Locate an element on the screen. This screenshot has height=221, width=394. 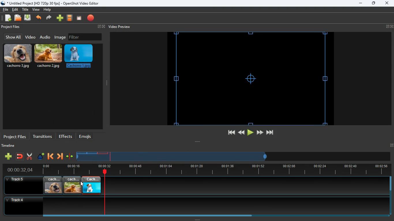
transitions is located at coordinates (42, 136).